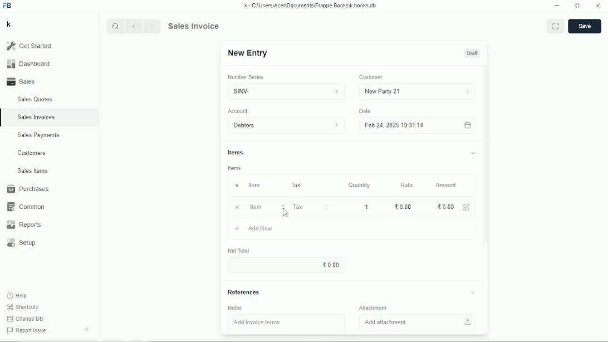  What do you see at coordinates (556, 26) in the screenshot?
I see `Toggle between form and full width` at bounding box center [556, 26].